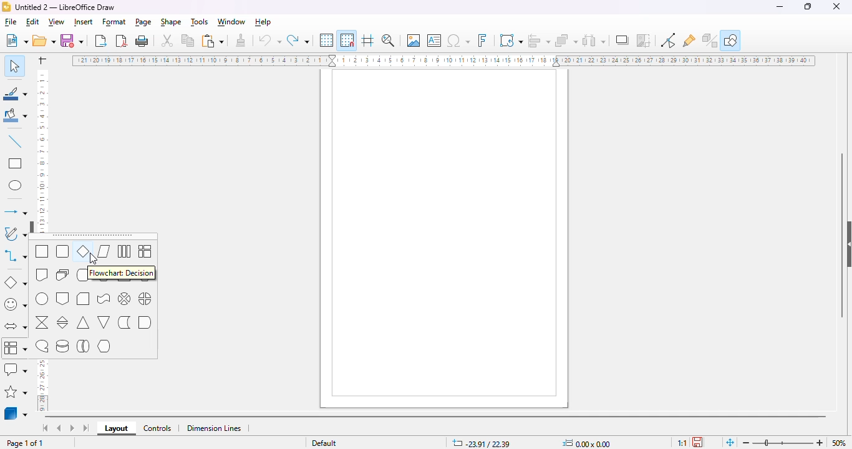  Describe the element at coordinates (434, 41) in the screenshot. I see `insert text box` at that location.